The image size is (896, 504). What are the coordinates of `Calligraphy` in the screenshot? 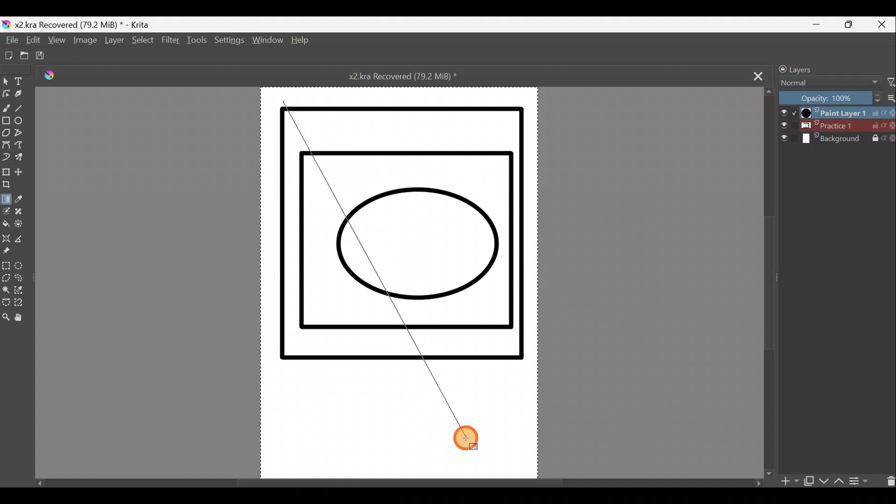 It's located at (19, 97).